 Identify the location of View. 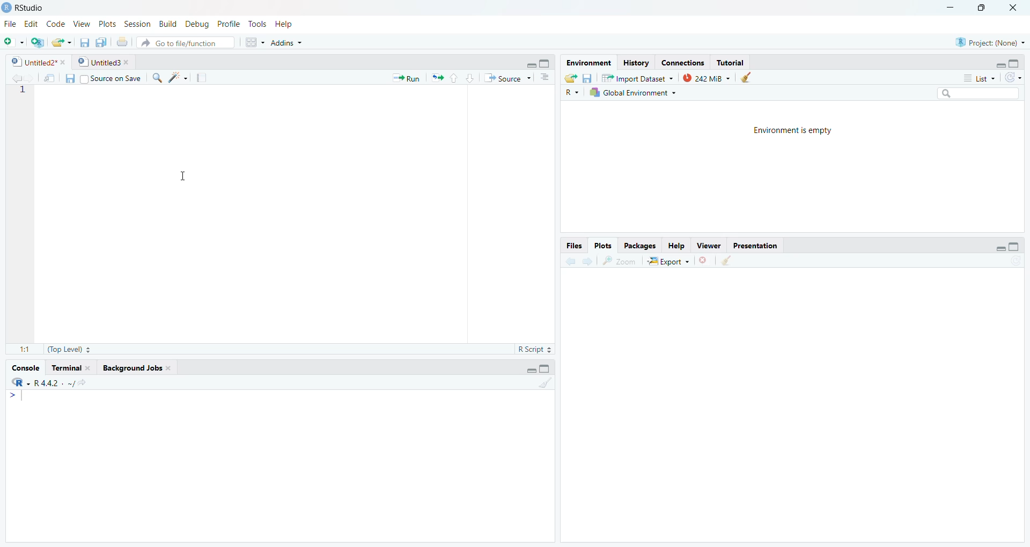
(82, 24).